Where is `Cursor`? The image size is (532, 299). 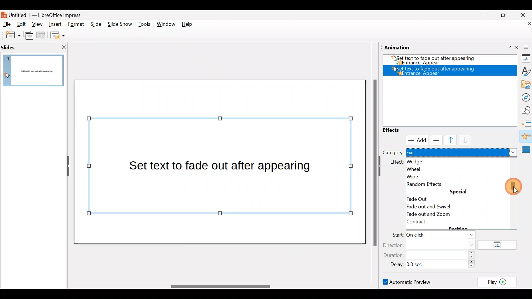 Cursor is located at coordinates (510, 187).